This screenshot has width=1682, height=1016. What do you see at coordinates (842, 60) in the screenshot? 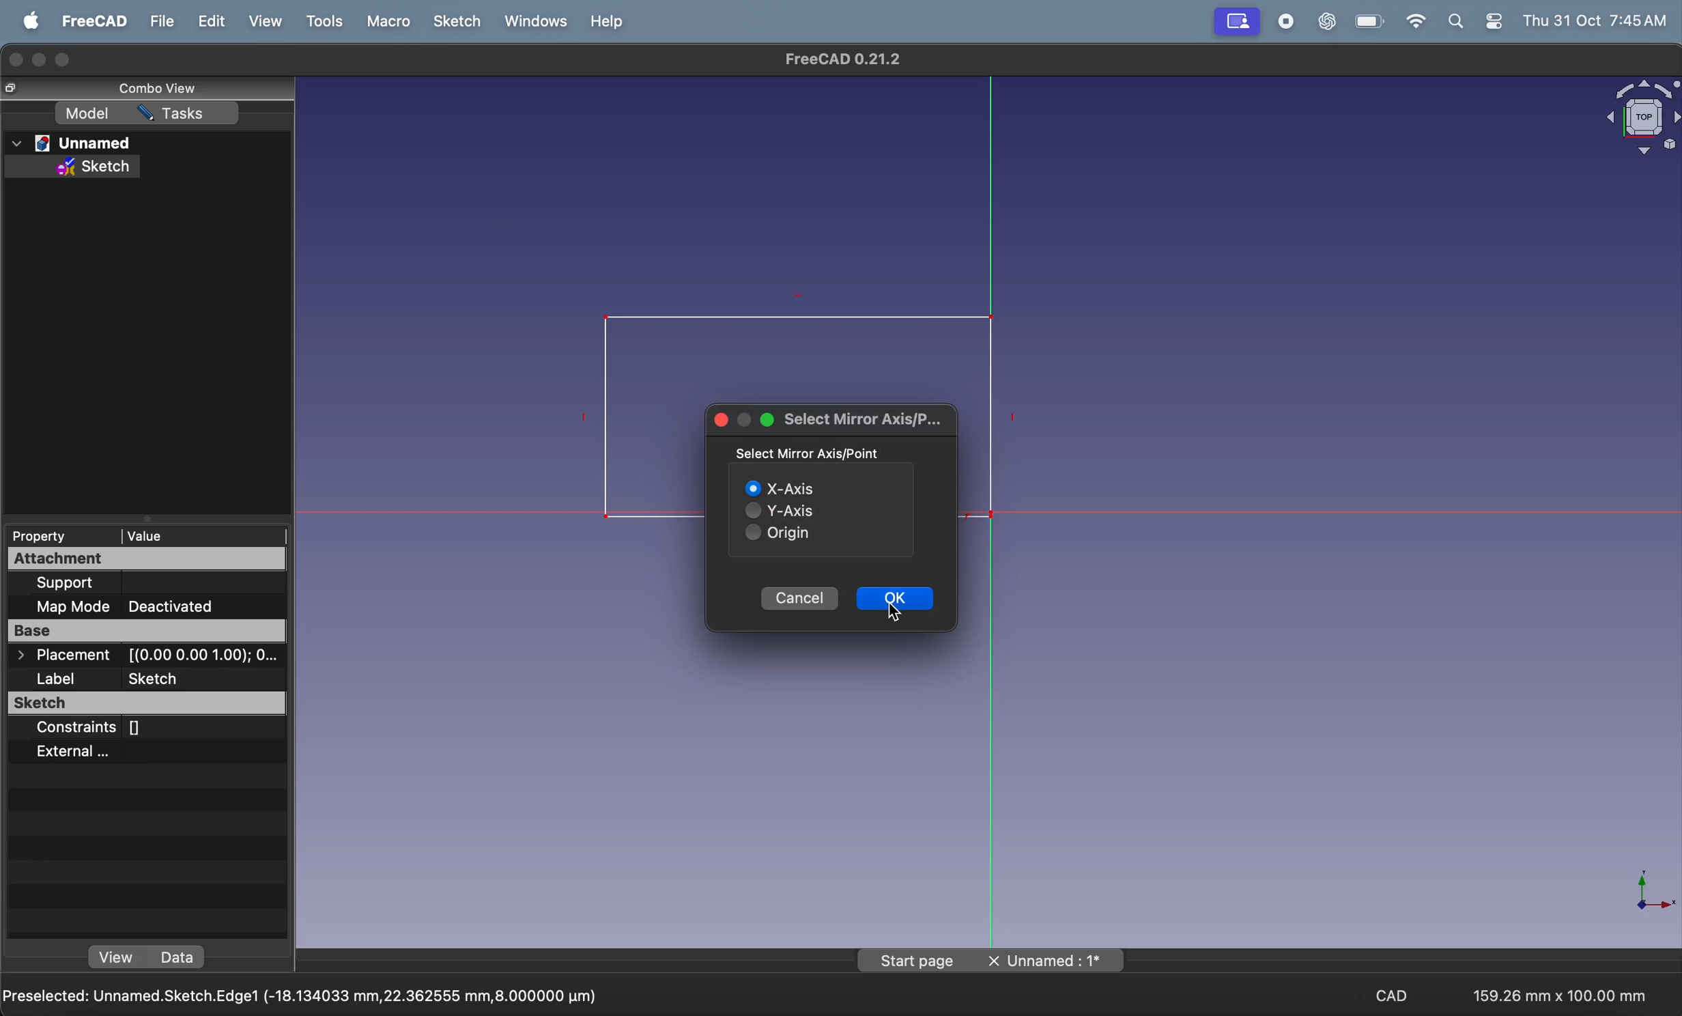
I see `freecad title` at bounding box center [842, 60].